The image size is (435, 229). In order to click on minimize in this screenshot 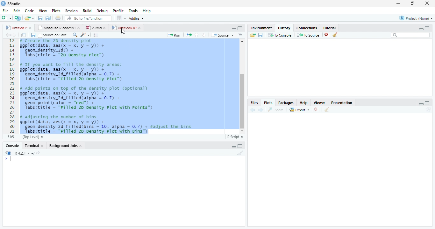, I will do `click(398, 4)`.